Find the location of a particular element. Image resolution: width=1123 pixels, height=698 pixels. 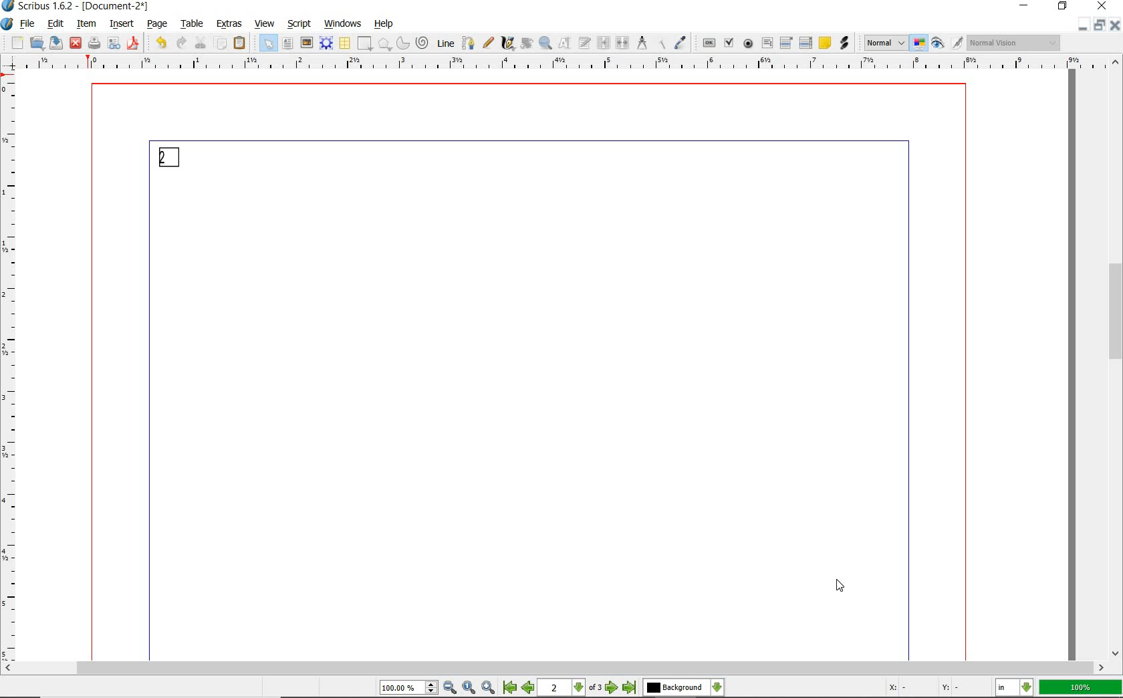

unlink text frames is located at coordinates (622, 43).